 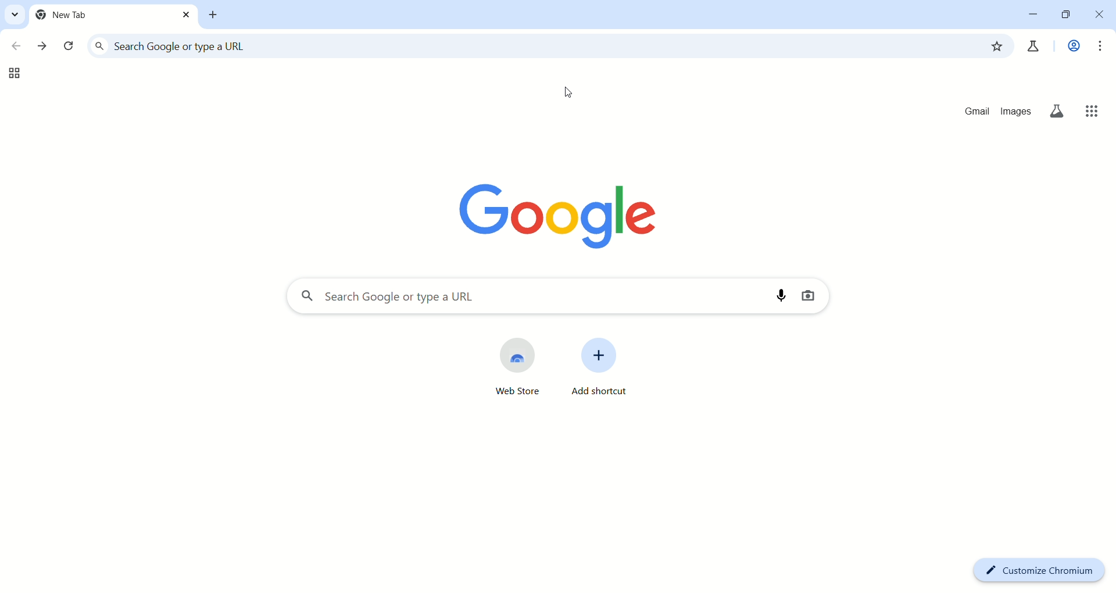 I want to click on search, so click(x=528, y=295).